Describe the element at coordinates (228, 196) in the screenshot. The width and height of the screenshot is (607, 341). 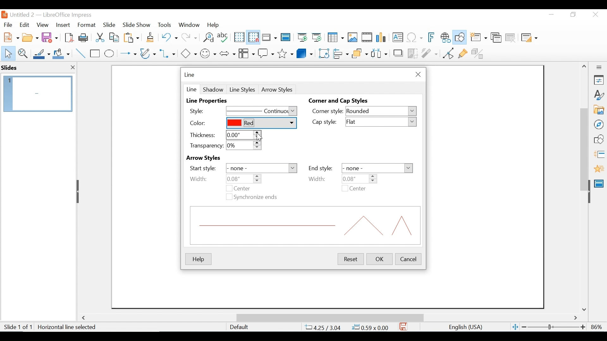
I see `checkbox` at that location.